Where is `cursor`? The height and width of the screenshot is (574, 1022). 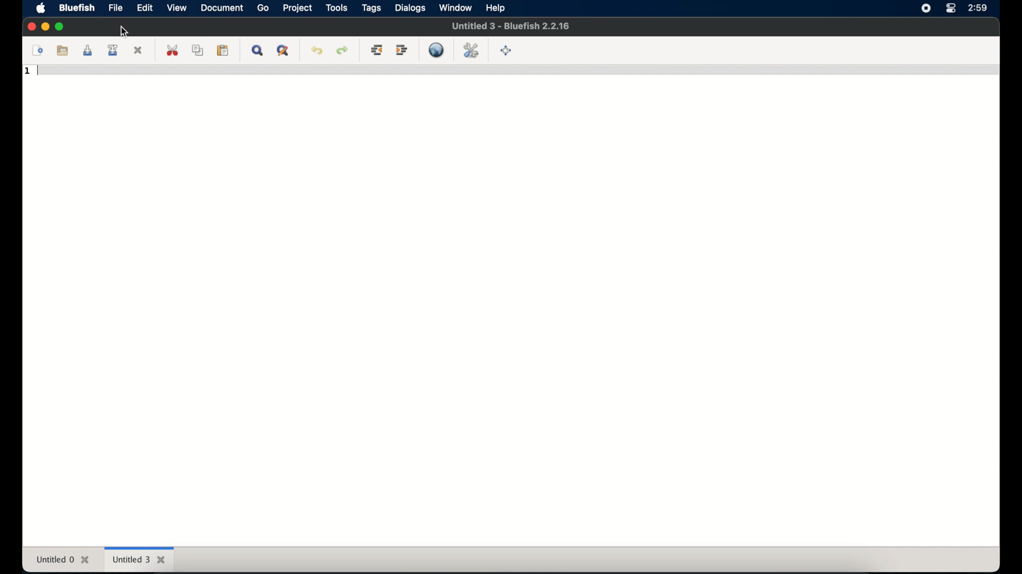
cursor is located at coordinates (125, 32).